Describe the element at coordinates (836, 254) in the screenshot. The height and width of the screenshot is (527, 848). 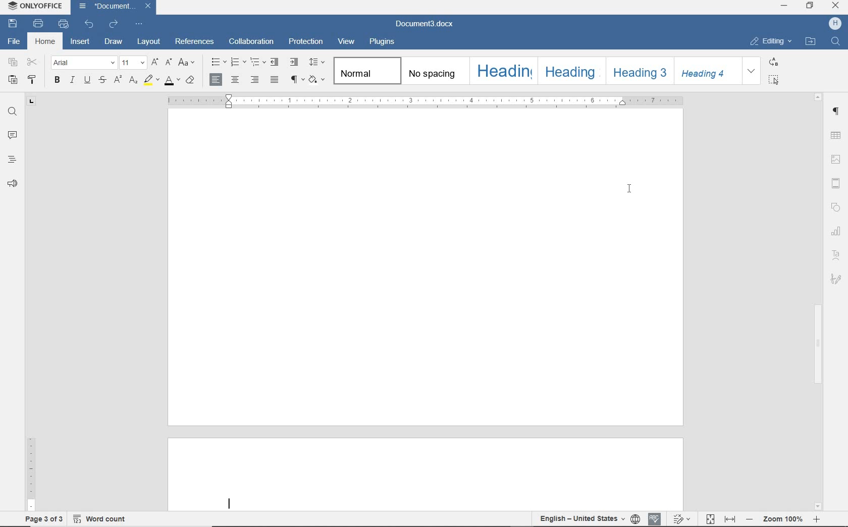
I see `Text art` at that location.